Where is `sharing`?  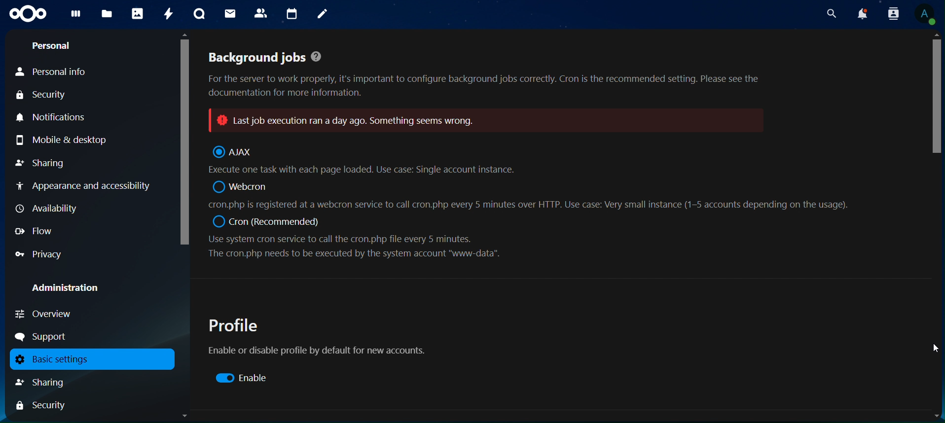
sharing is located at coordinates (51, 382).